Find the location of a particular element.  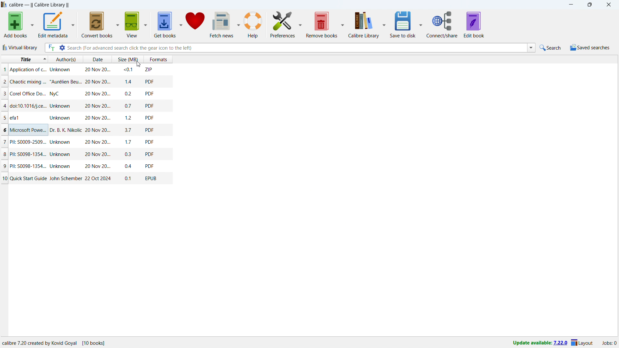

formats is located at coordinates (126, 59).